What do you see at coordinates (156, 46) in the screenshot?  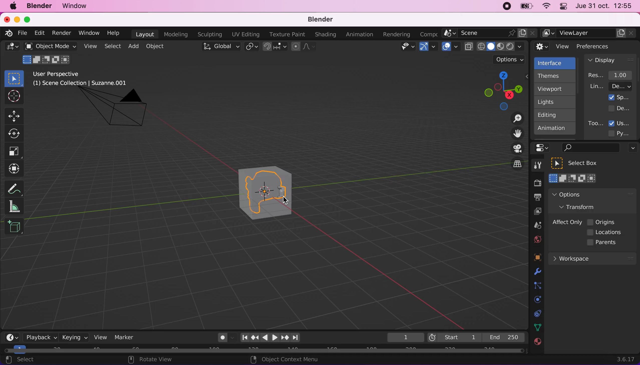 I see `object` at bounding box center [156, 46].